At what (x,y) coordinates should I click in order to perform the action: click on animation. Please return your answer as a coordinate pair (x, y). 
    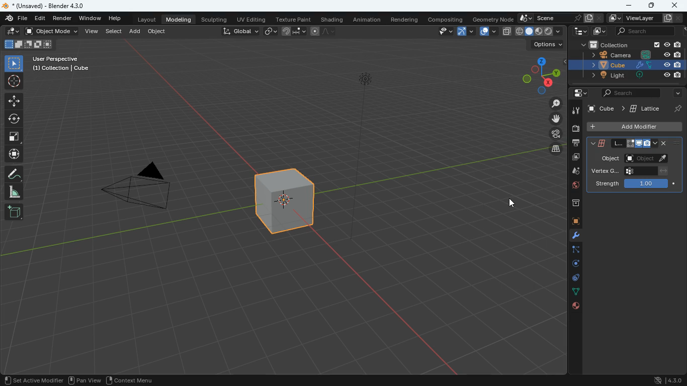
    Looking at the image, I should click on (366, 19).